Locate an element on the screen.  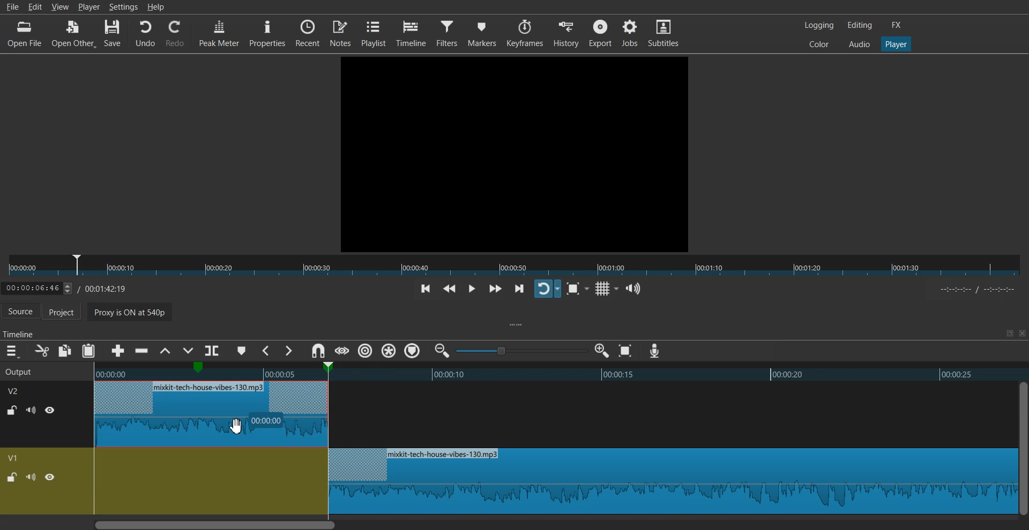
Scrub while dragging is located at coordinates (341, 351).